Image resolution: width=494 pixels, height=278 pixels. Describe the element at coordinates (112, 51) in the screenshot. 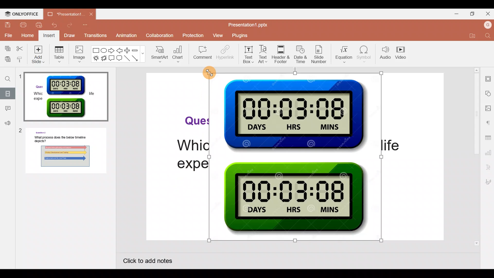

I see `Right arrow` at that location.